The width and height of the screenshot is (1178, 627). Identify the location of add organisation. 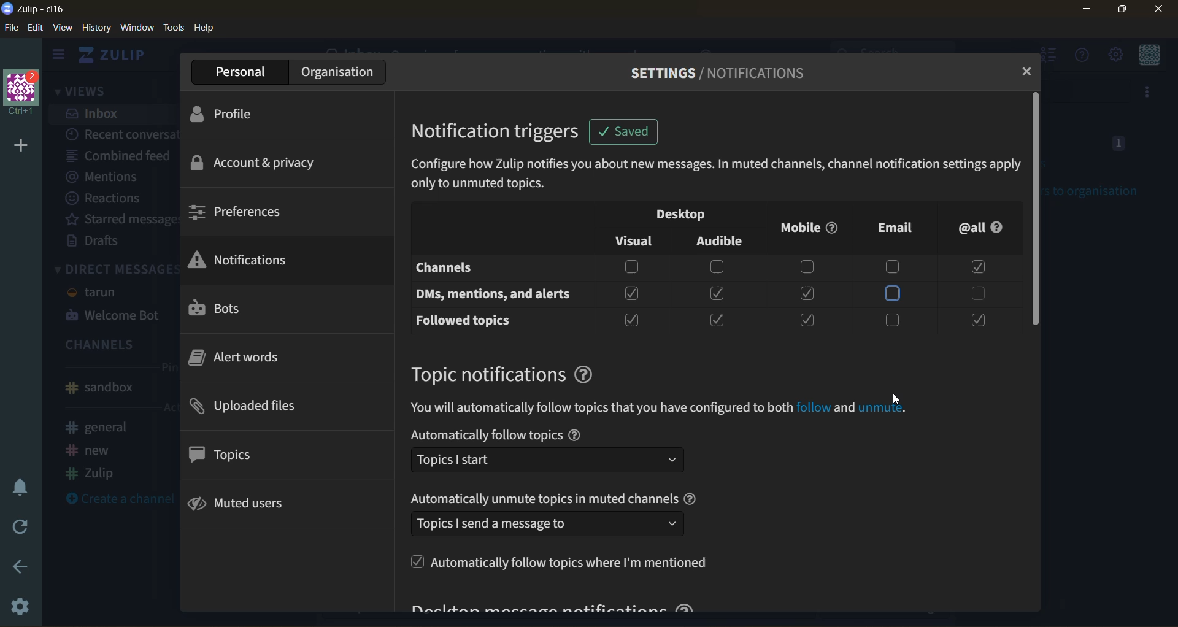
(19, 145).